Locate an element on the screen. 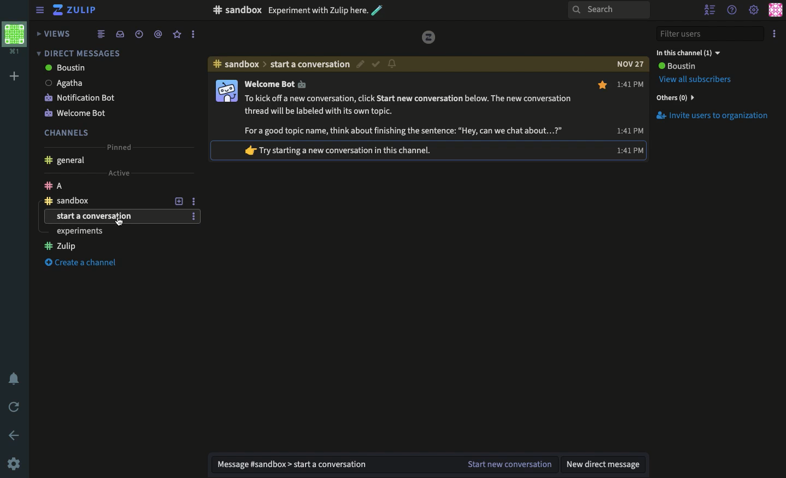  Profile is located at coordinates (14, 37).